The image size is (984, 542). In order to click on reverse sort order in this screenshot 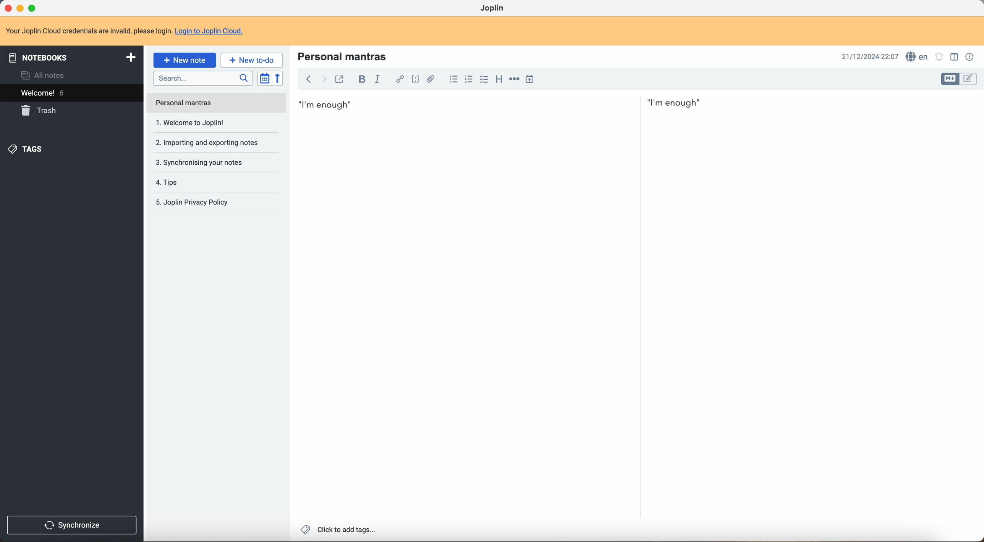, I will do `click(278, 79)`.